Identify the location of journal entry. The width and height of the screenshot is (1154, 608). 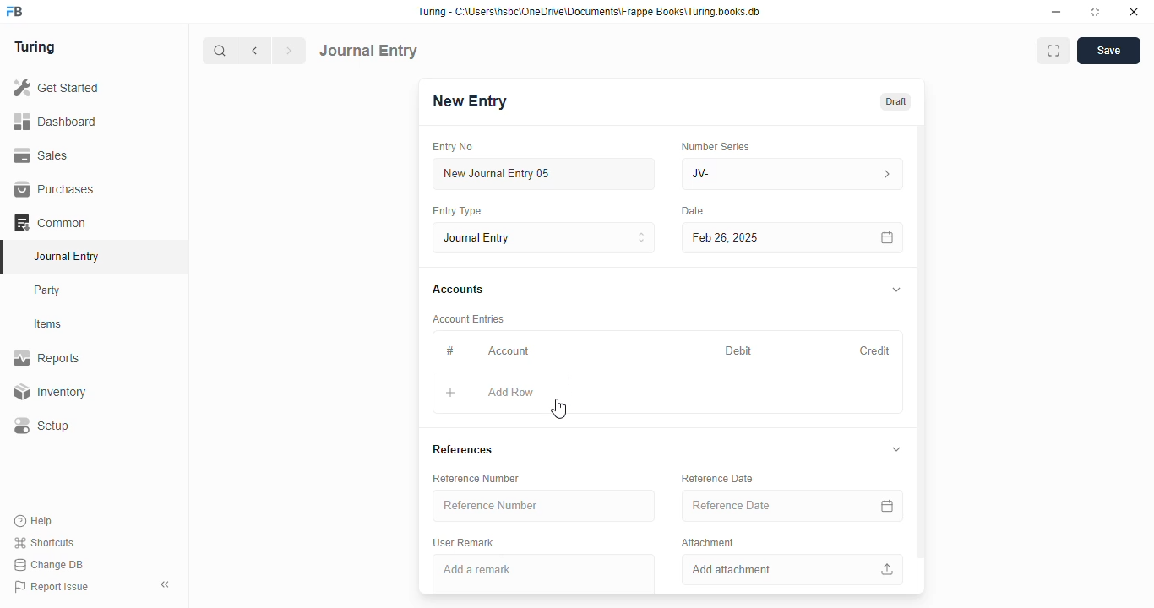
(545, 237).